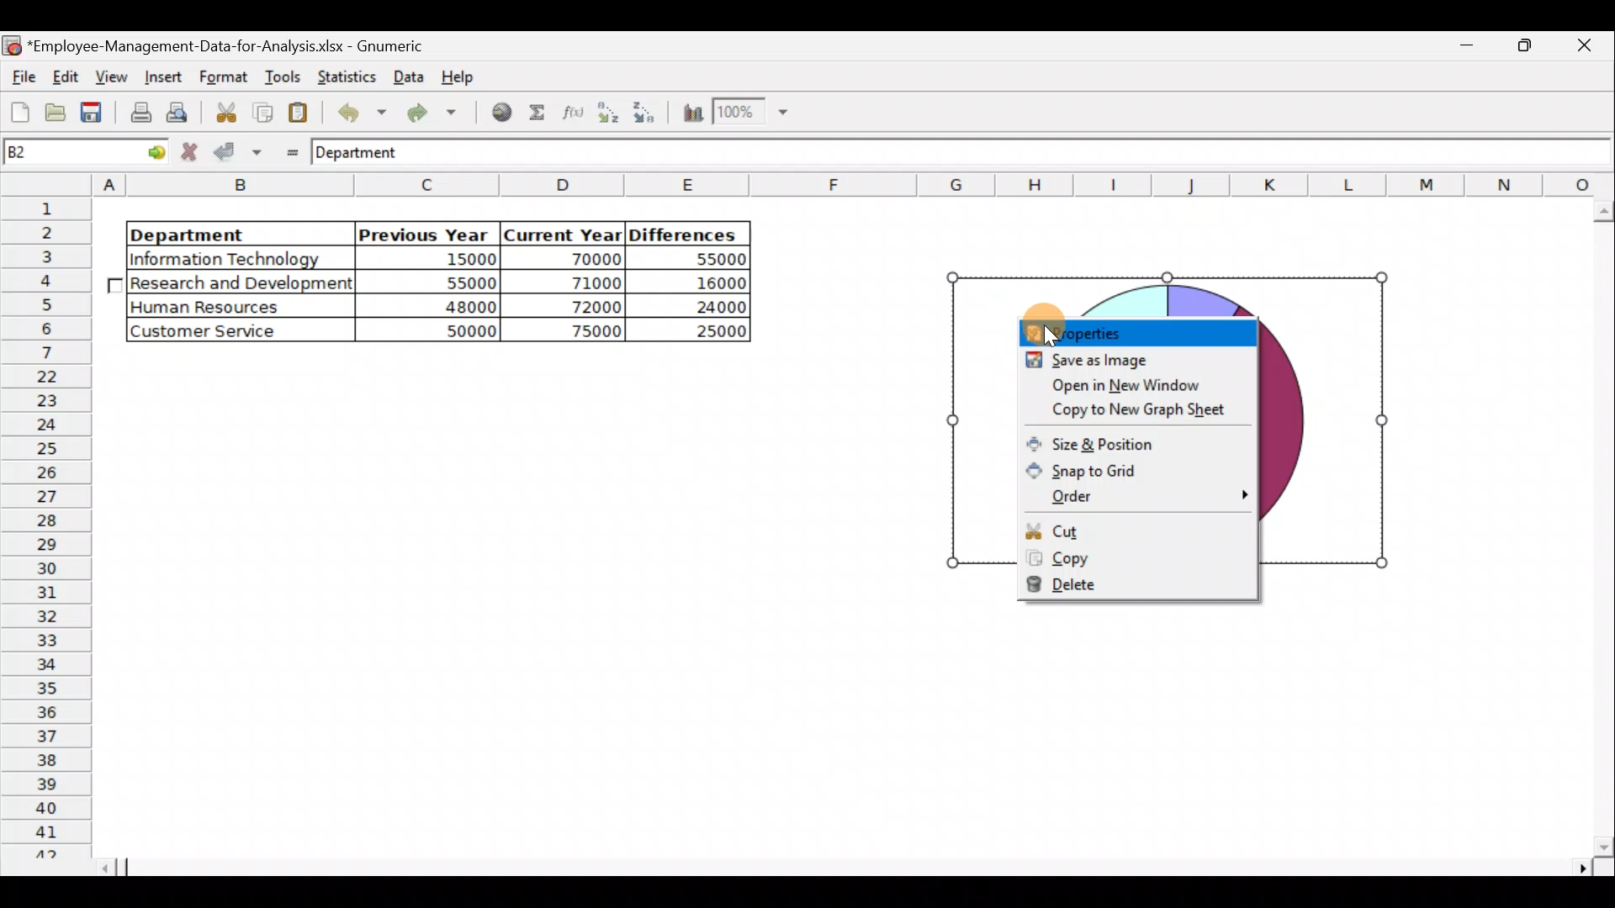 This screenshot has height=908, width=1615. What do you see at coordinates (161, 76) in the screenshot?
I see `Insert` at bounding box center [161, 76].